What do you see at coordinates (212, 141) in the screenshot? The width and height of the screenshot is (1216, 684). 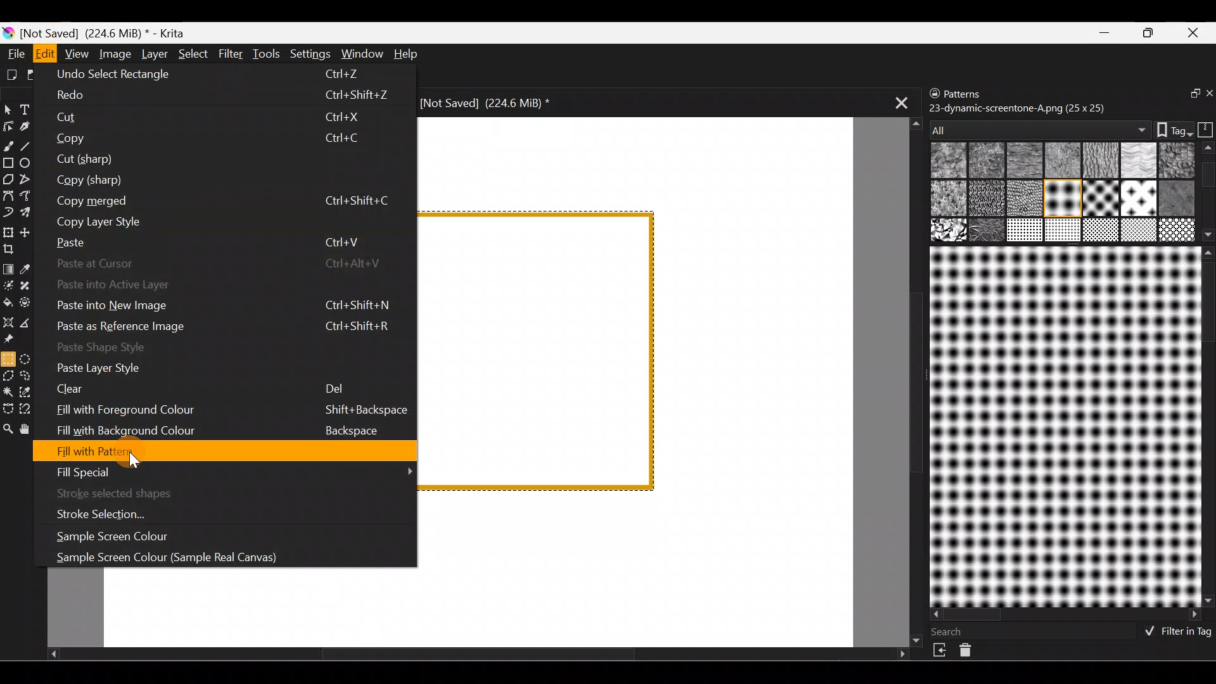 I see `Copy` at bounding box center [212, 141].